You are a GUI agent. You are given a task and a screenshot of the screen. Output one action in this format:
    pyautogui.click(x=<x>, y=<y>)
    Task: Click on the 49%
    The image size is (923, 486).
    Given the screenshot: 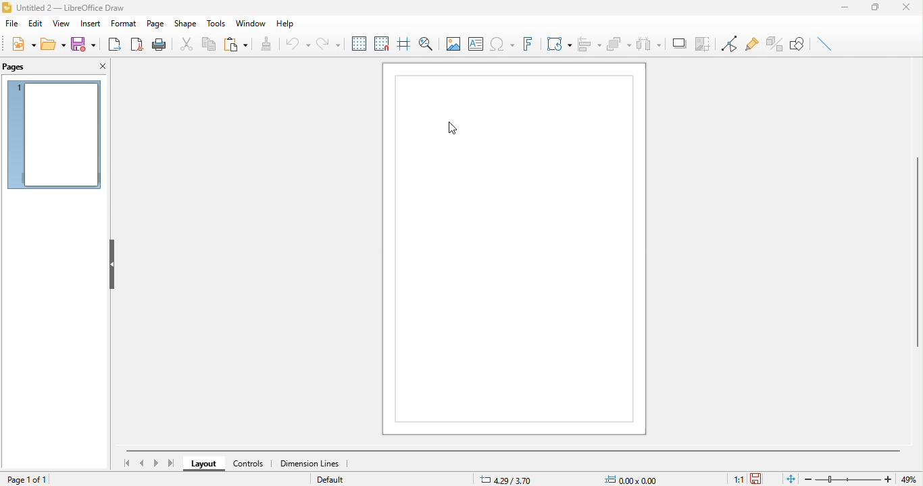 What is the action you would take?
    pyautogui.click(x=912, y=479)
    